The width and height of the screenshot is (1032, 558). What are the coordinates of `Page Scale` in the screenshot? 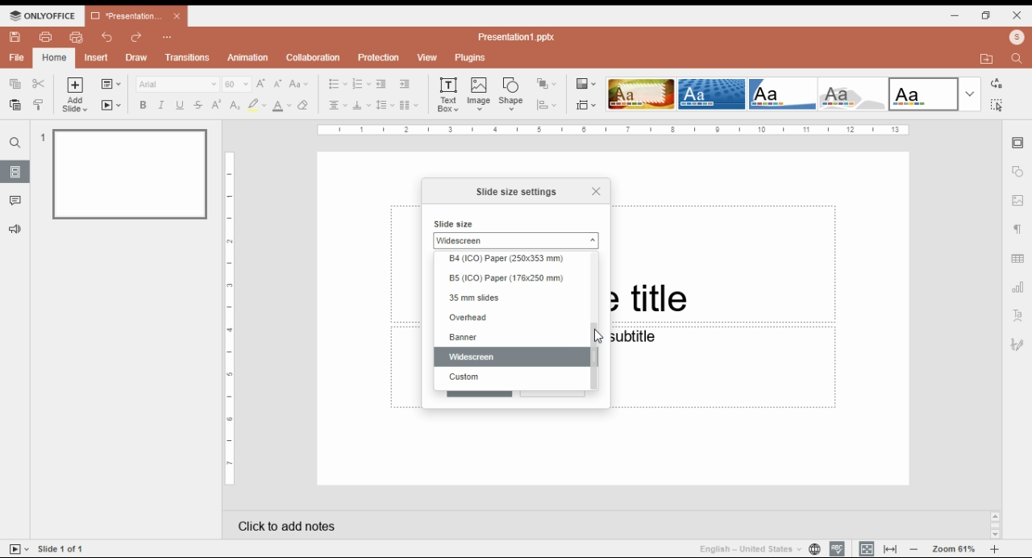 It's located at (231, 319).